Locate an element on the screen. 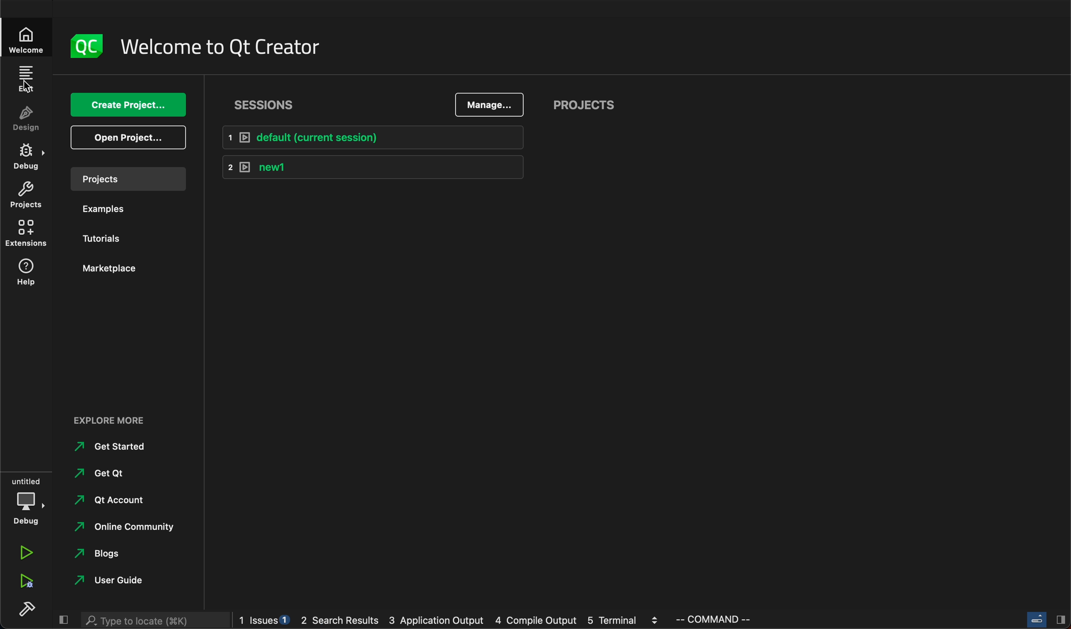 The width and height of the screenshot is (1071, 629). guide is located at coordinates (110, 582).